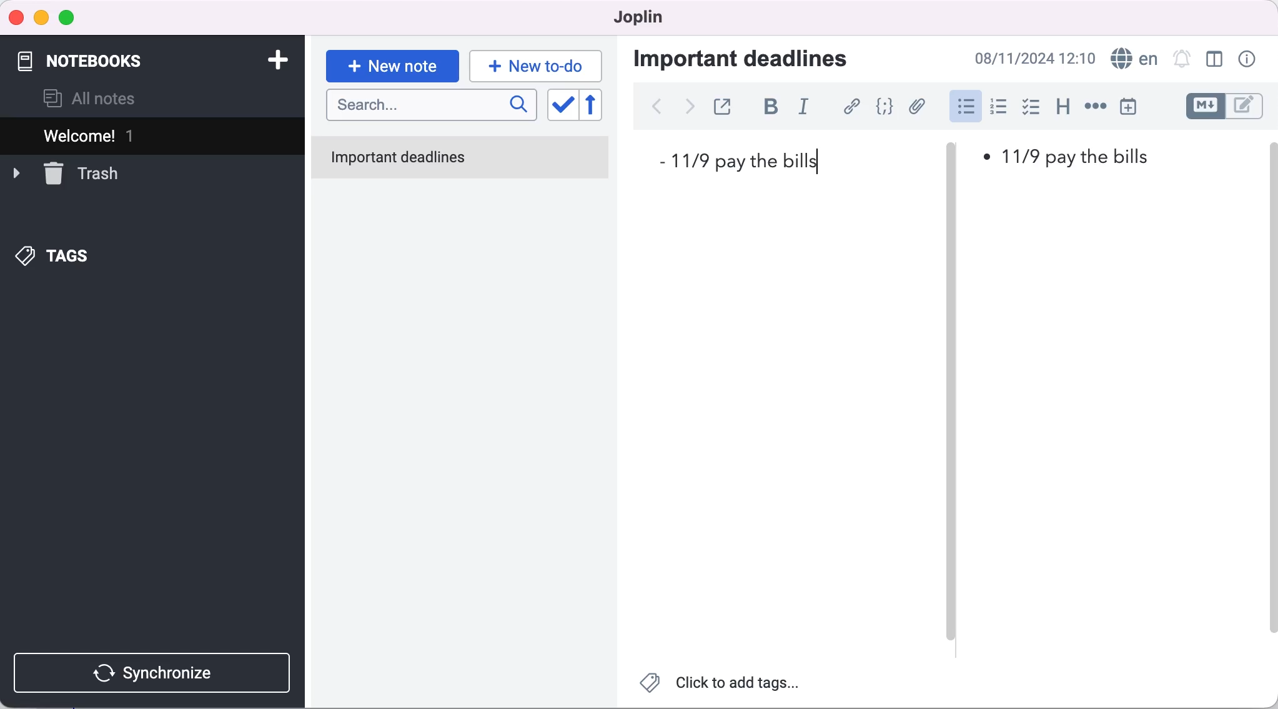  I want to click on checkbox, so click(1031, 109).